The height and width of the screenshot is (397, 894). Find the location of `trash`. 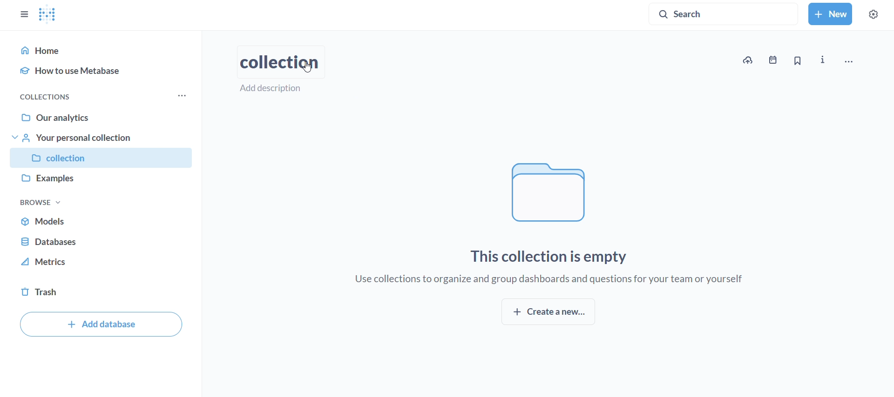

trash is located at coordinates (102, 295).